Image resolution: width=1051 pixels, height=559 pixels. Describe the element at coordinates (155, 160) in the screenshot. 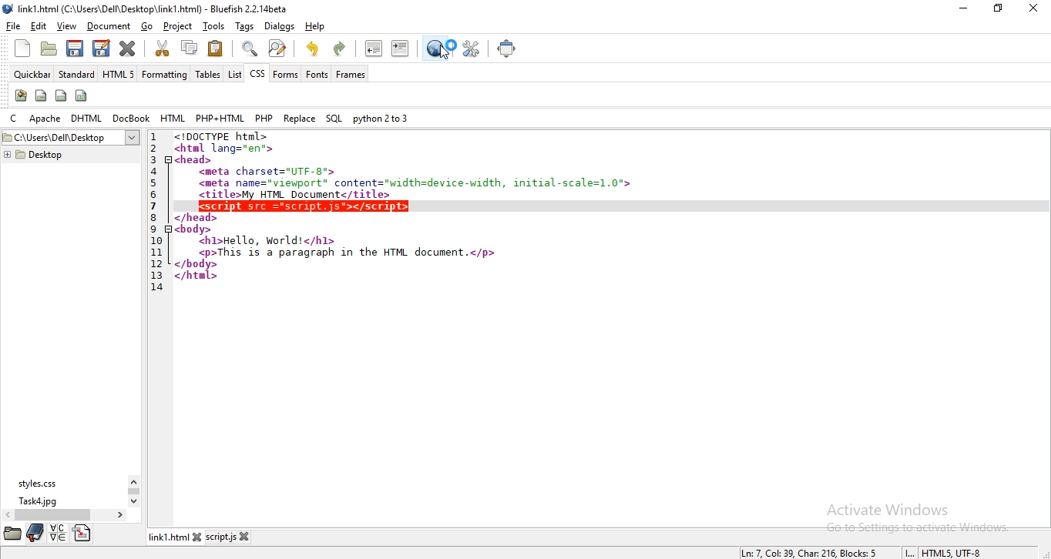

I see `3` at that location.